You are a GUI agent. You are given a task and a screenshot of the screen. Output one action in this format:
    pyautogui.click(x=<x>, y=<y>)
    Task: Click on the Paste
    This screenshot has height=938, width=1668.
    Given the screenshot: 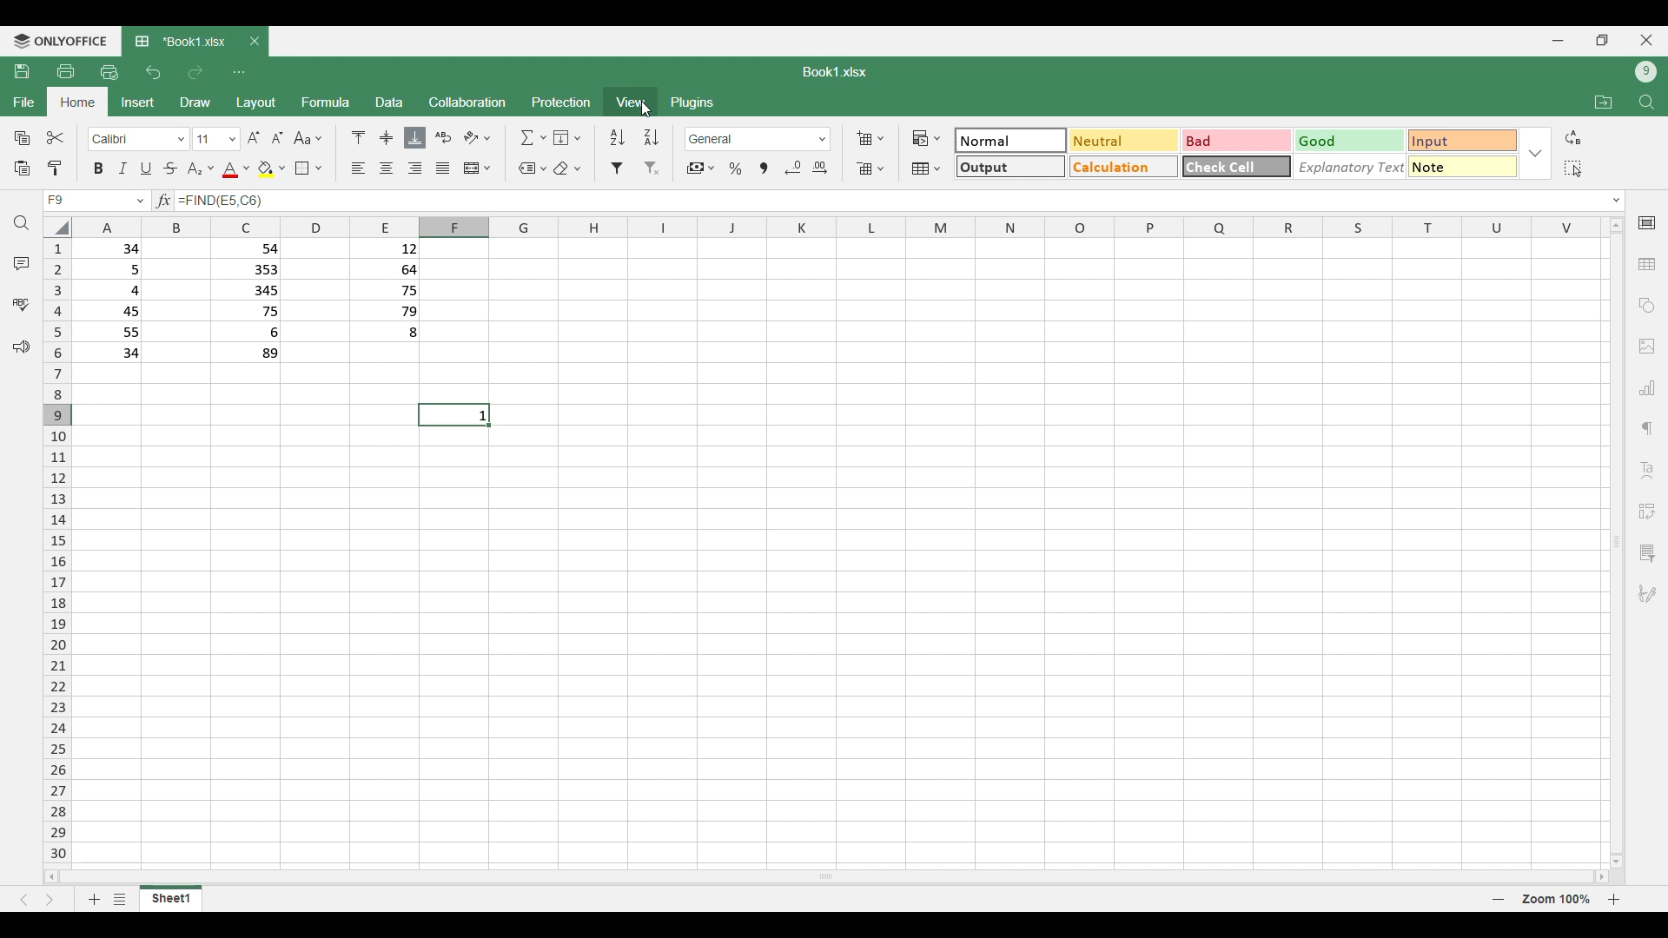 What is the action you would take?
    pyautogui.click(x=22, y=168)
    